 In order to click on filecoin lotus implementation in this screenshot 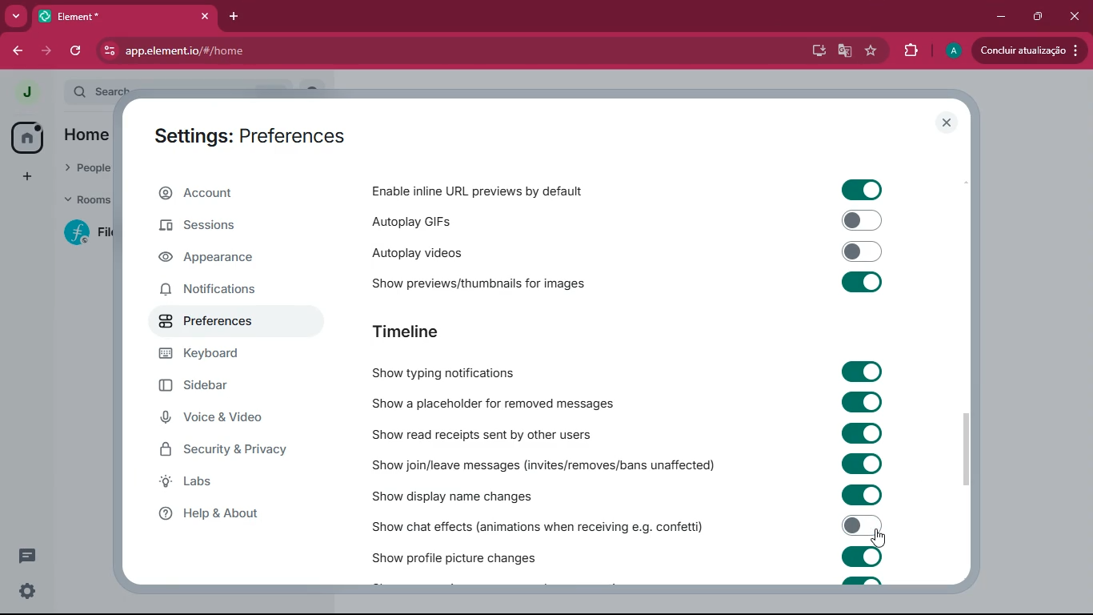, I will do `click(86, 232)`.